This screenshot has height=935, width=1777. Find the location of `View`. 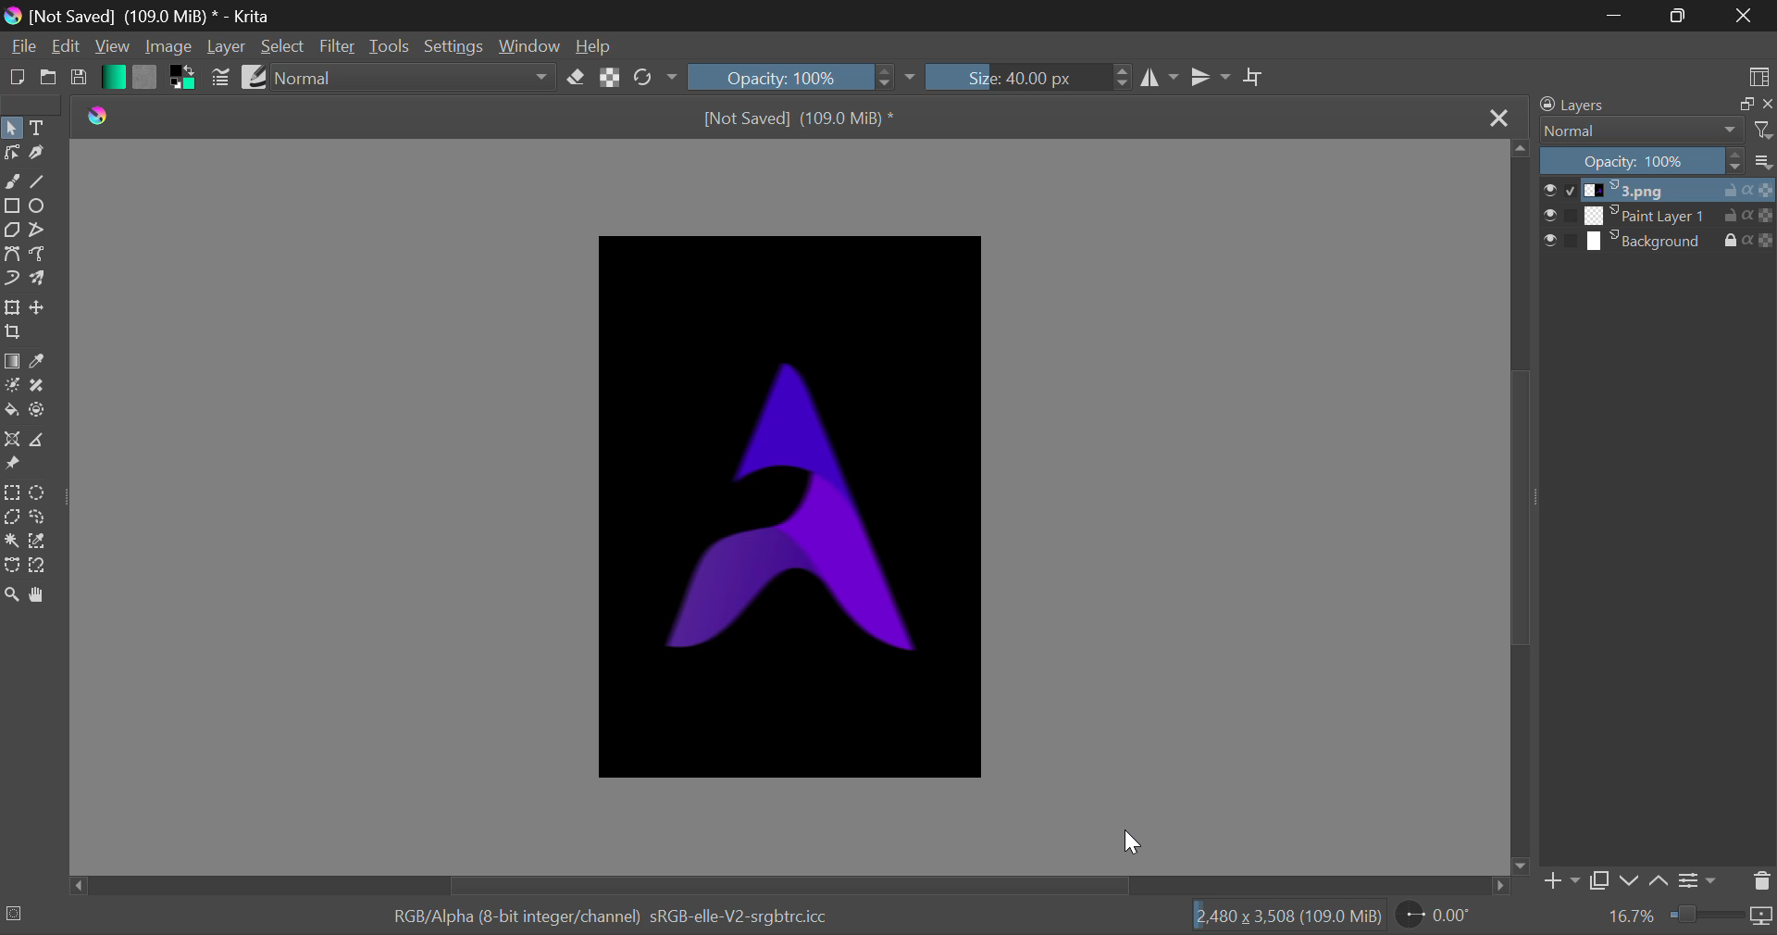

View is located at coordinates (110, 46).